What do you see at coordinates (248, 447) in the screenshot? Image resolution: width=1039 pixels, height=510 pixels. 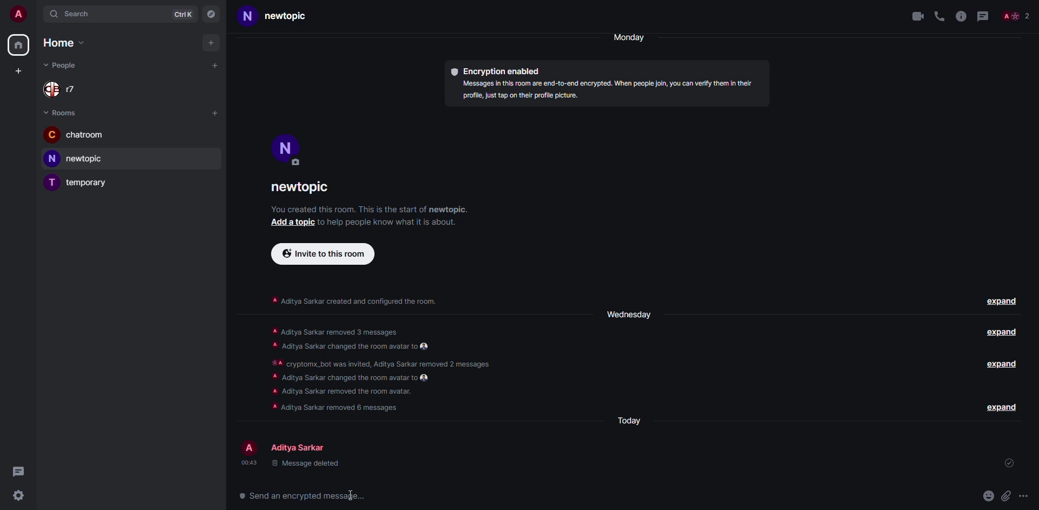 I see `profile` at bounding box center [248, 447].